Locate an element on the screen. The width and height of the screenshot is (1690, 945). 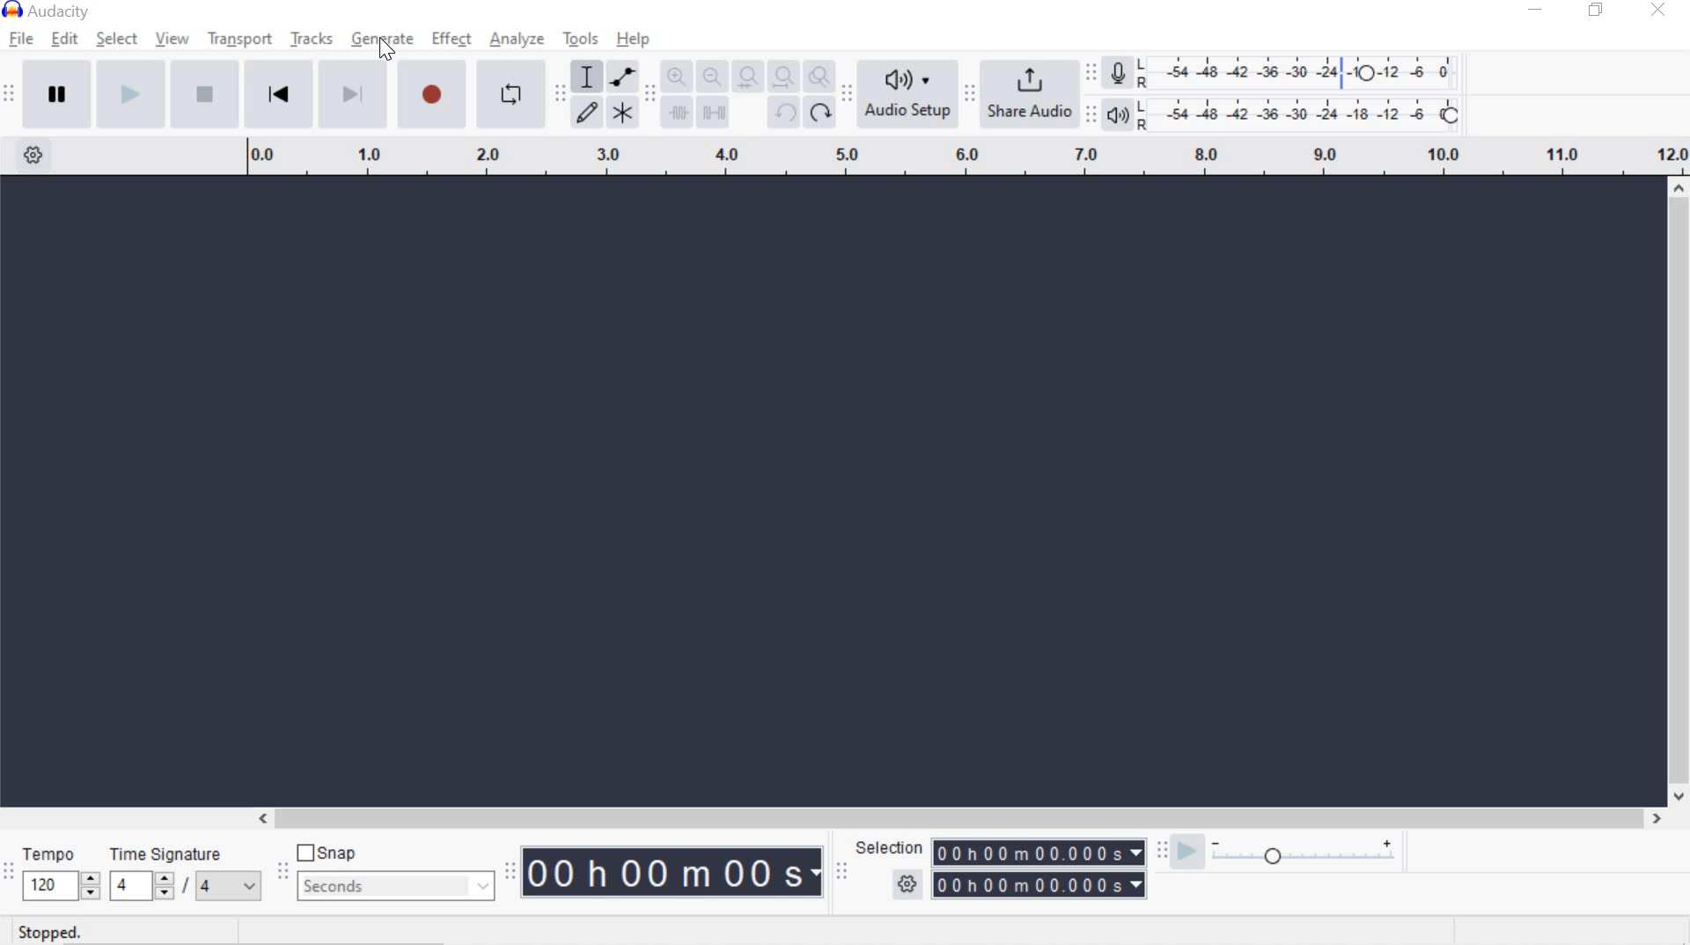
Enable Looping is located at coordinates (509, 92).